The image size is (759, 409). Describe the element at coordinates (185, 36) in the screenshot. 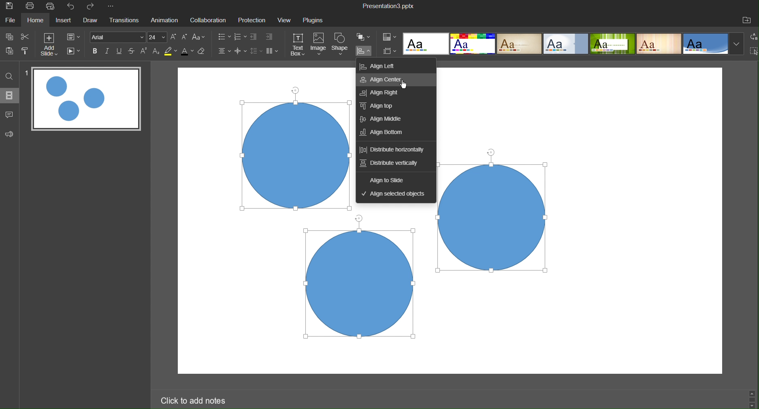

I see `Decrease size` at that location.